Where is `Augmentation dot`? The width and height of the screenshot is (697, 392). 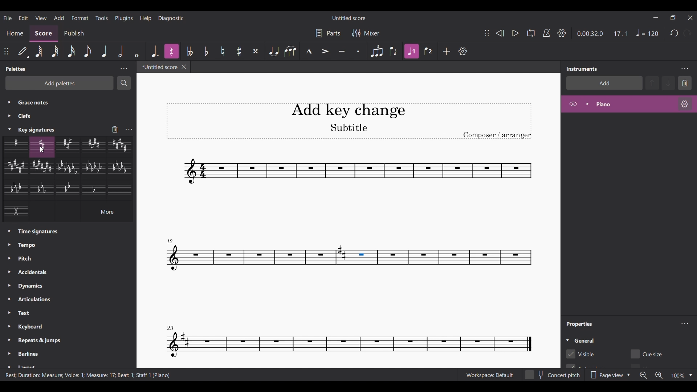
Augmentation dot is located at coordinates (155, 51).